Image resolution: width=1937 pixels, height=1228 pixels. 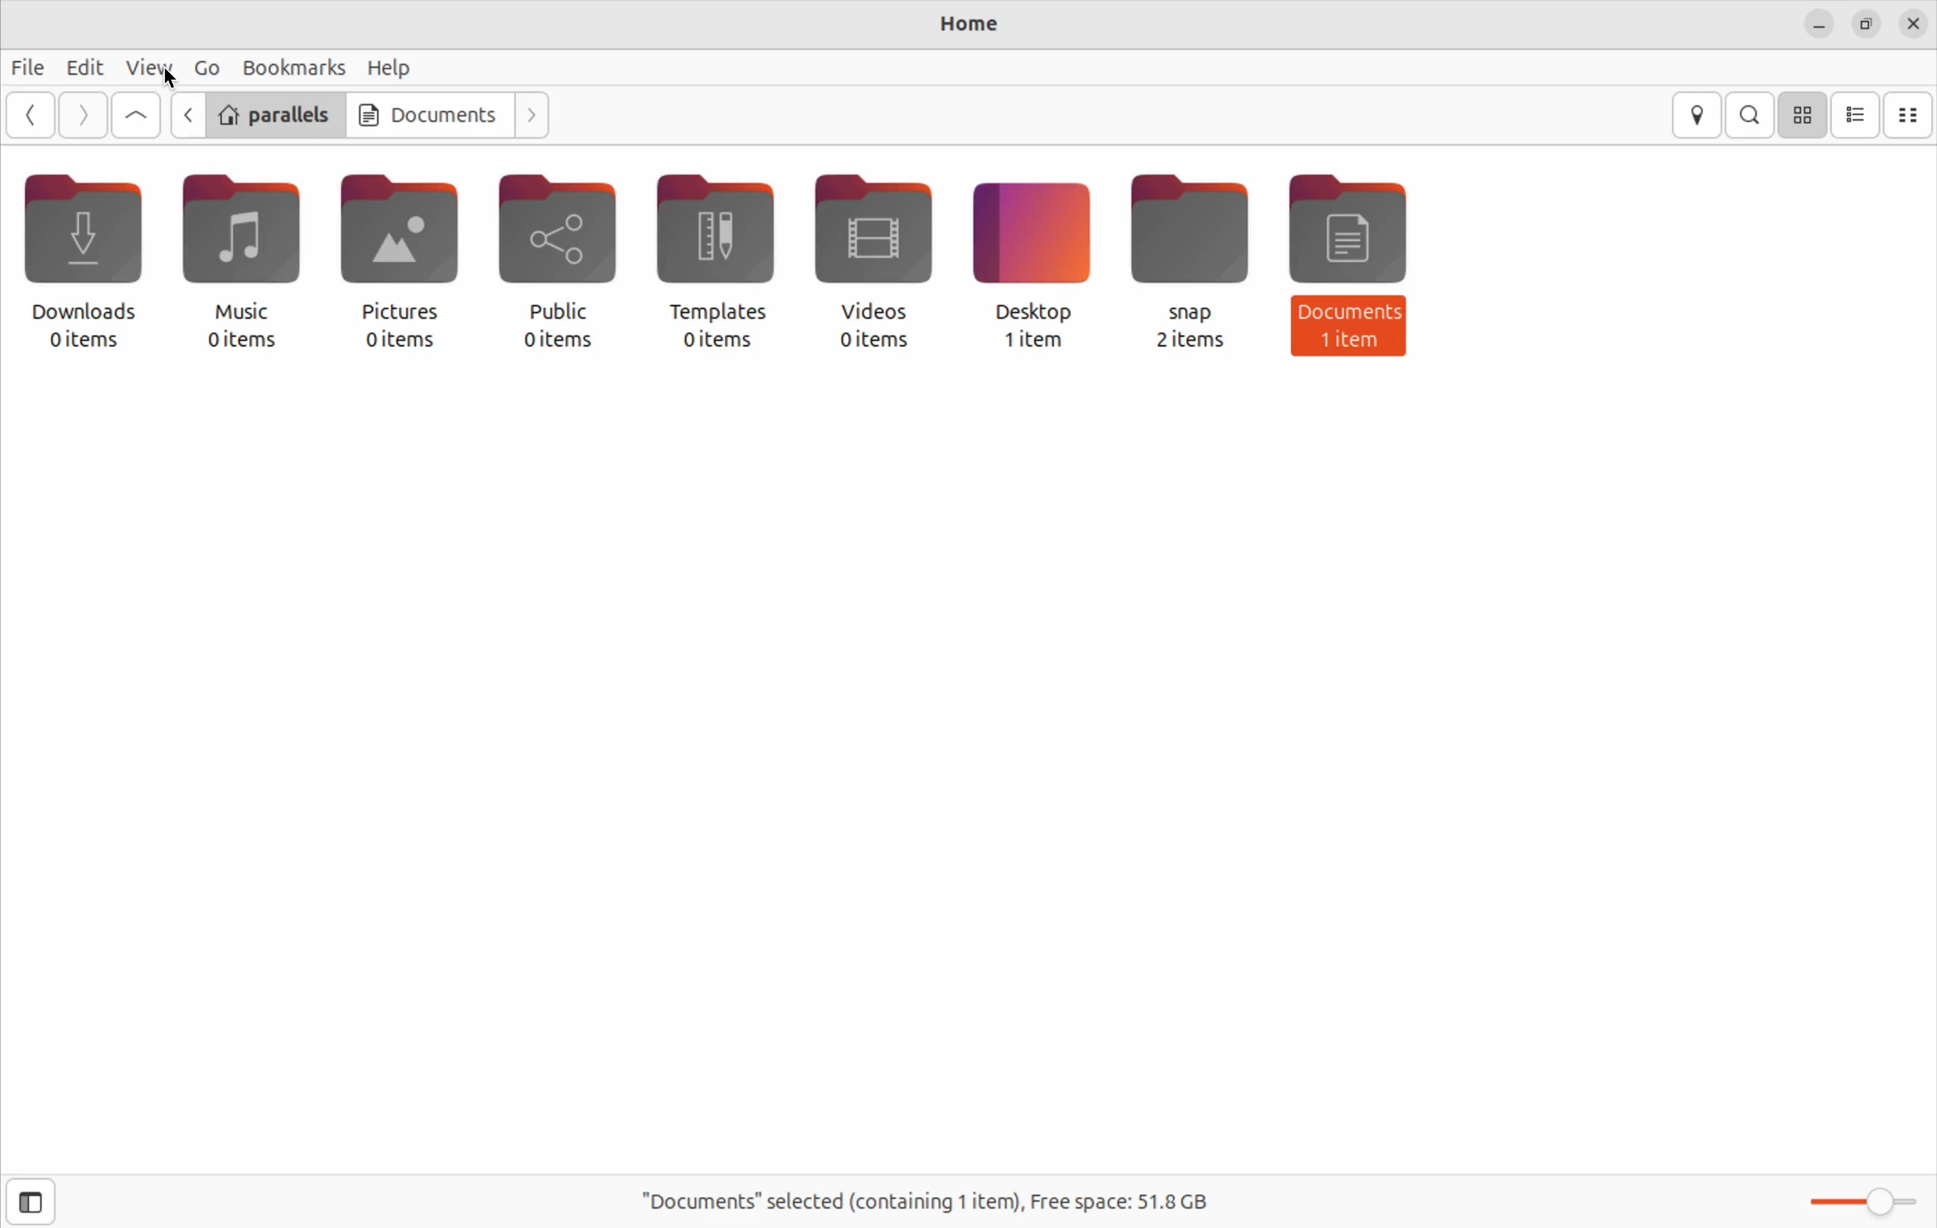 What do you see at coordinates (394, 68) in the screenshot?
I see `Help` at bounding box center [394, 68].